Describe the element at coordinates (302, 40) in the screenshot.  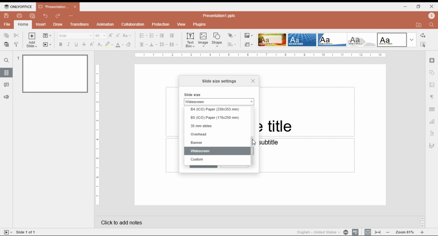
I see `slide them option` at that location.